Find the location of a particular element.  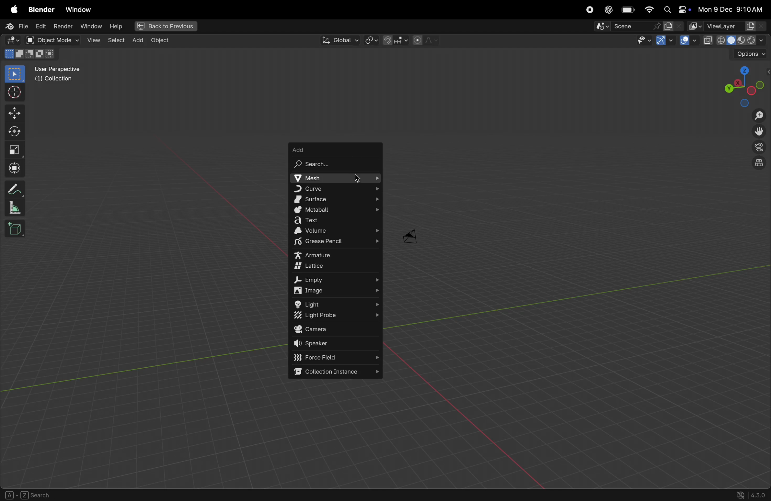

light probe is located at coordinates (334, 316).